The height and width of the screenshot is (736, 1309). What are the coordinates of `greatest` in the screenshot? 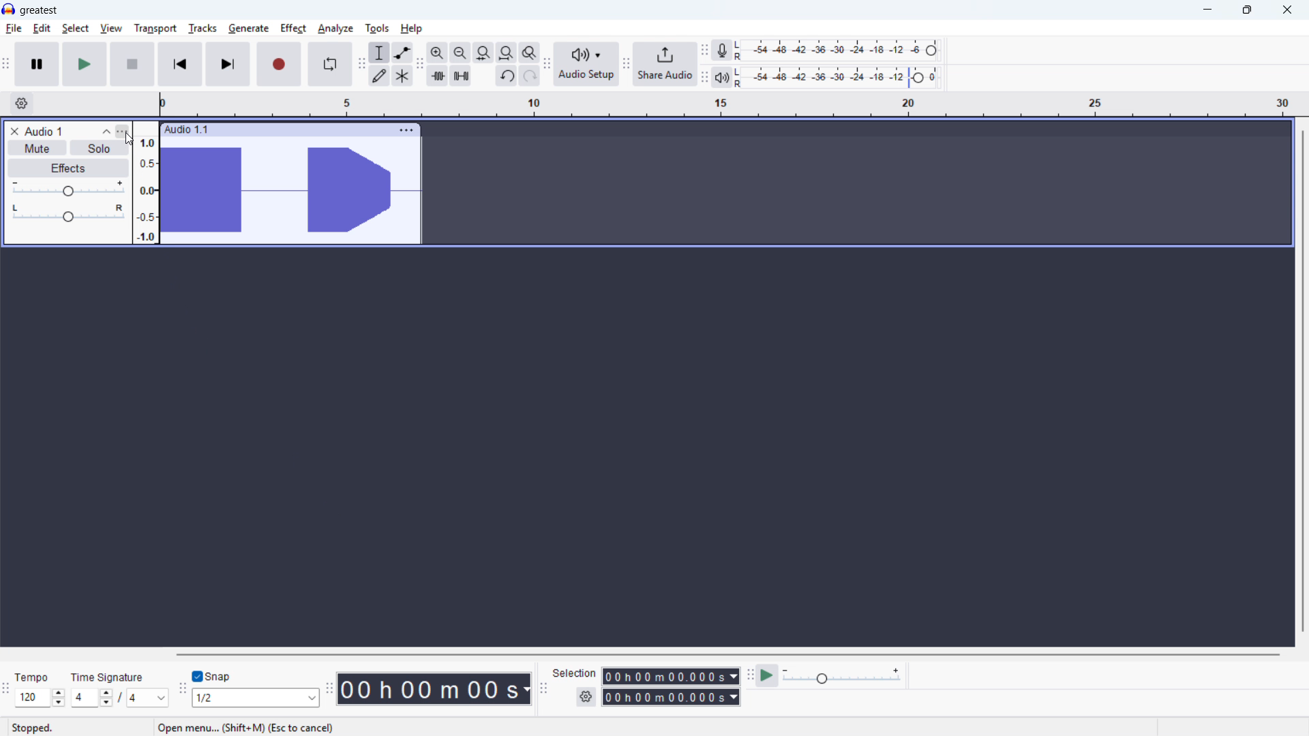 It's located at (39, 11).